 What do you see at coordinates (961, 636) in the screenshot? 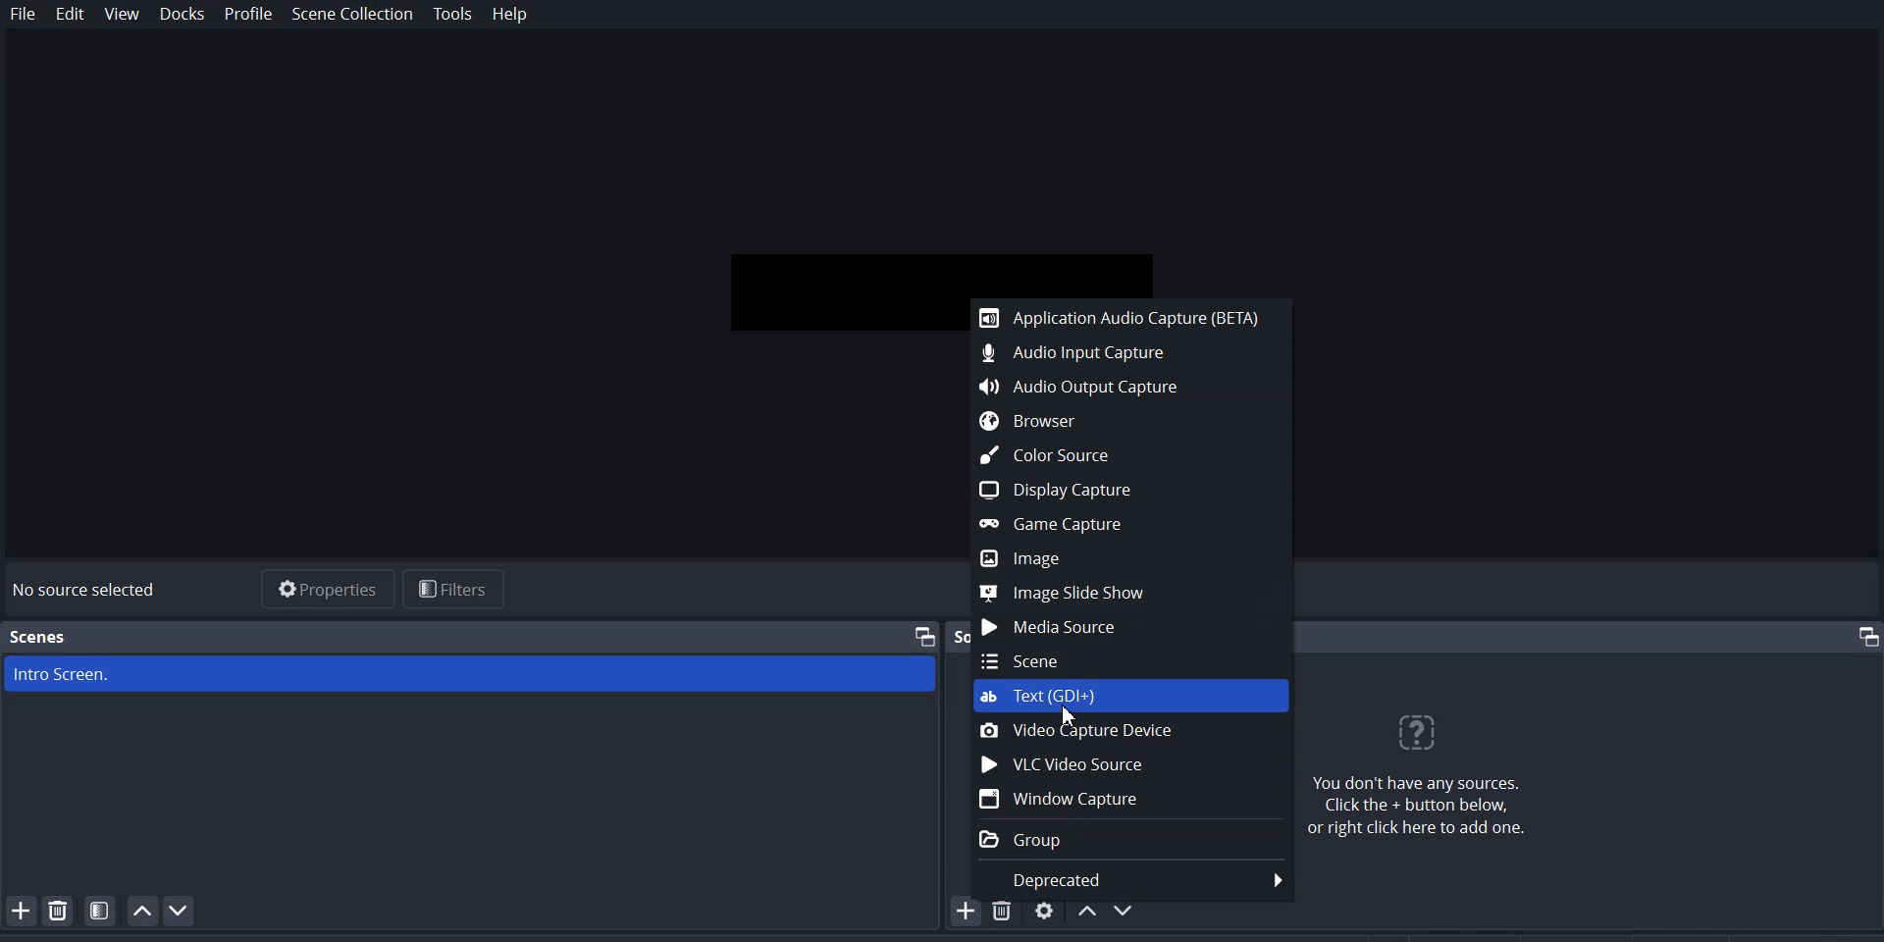
I see `Source` at bounding box center [961, 636].